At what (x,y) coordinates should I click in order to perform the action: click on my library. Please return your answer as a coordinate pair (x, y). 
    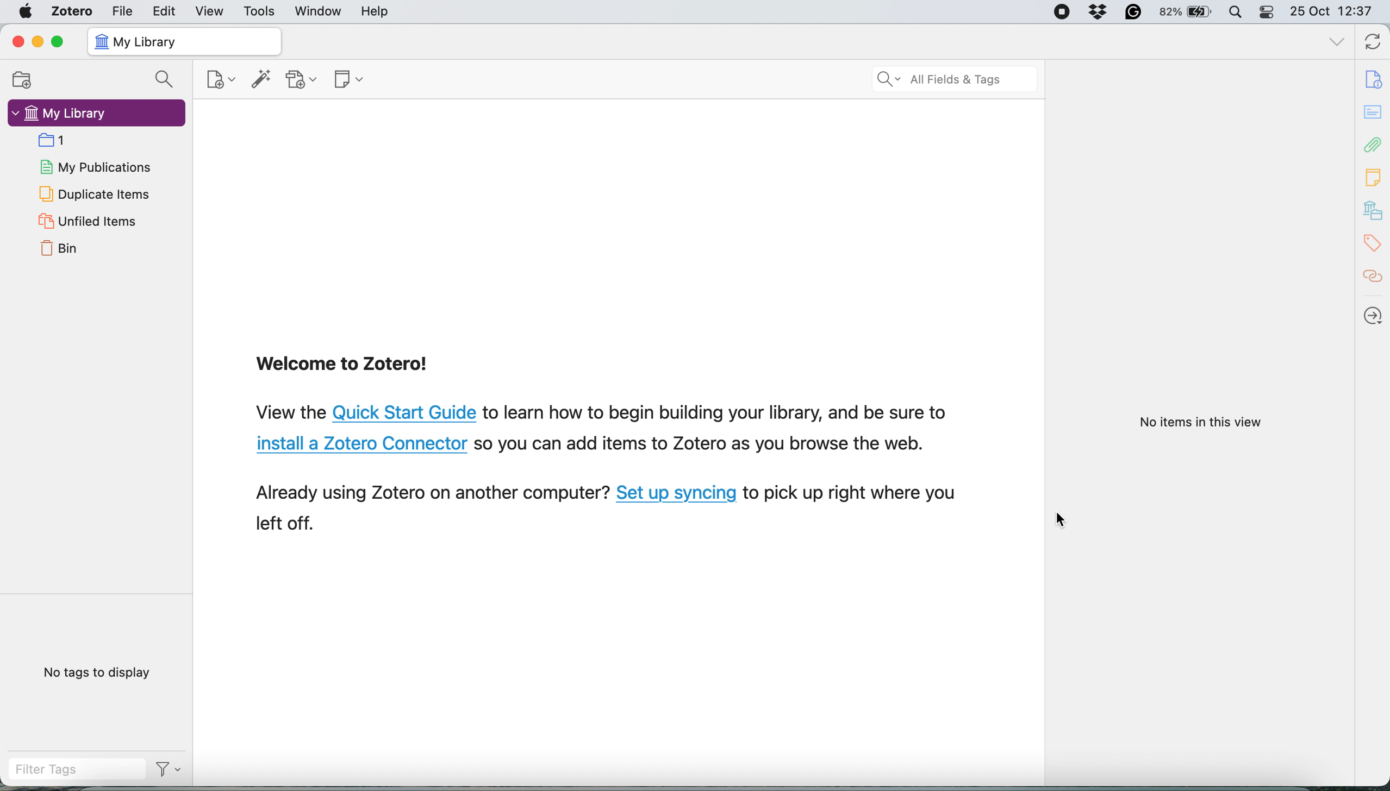
    Looking at the image, I should click on (1374, 209).